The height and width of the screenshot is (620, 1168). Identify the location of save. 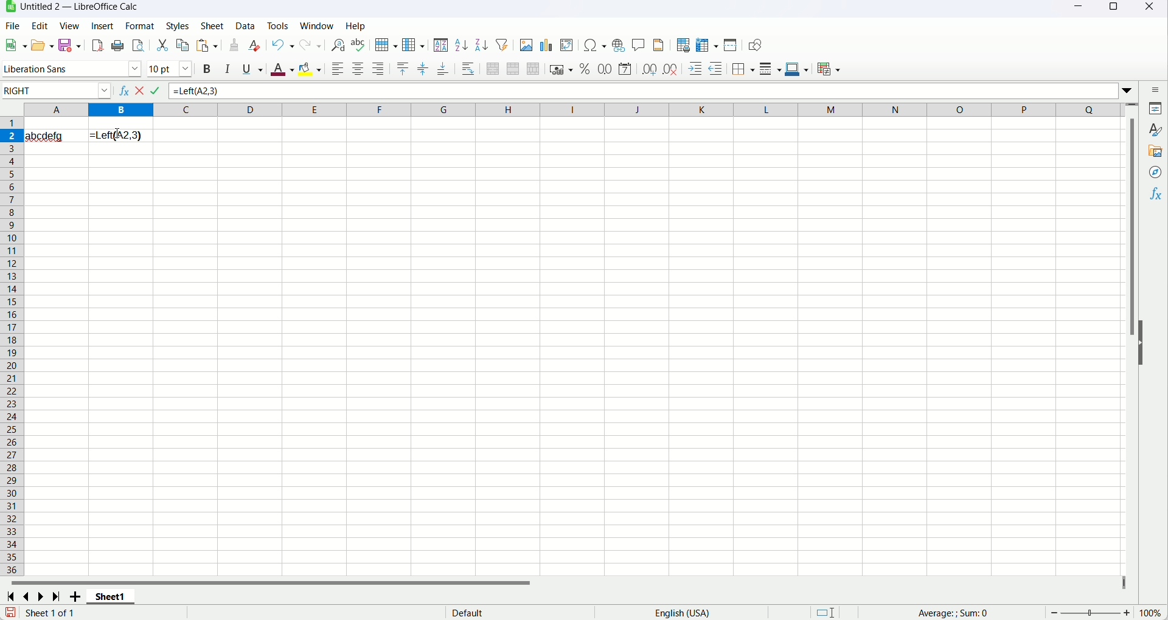
(10, 612).